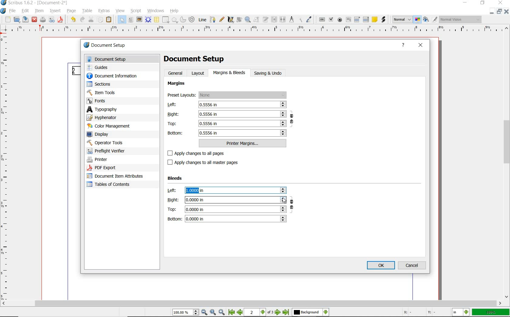 This screenshot has width=510, height=317. What do you see at coordinates (118, 143) in the screenshot?
I see `operator tools` at bounding box center [118, 143].